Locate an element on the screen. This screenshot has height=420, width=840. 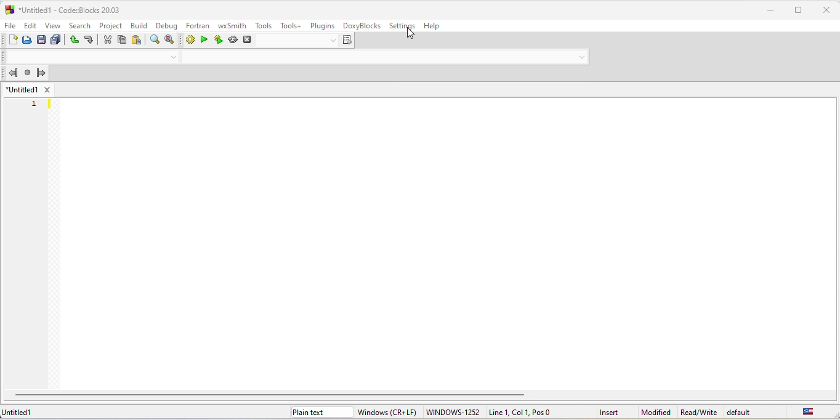
search is located at coordinates (80, 25).